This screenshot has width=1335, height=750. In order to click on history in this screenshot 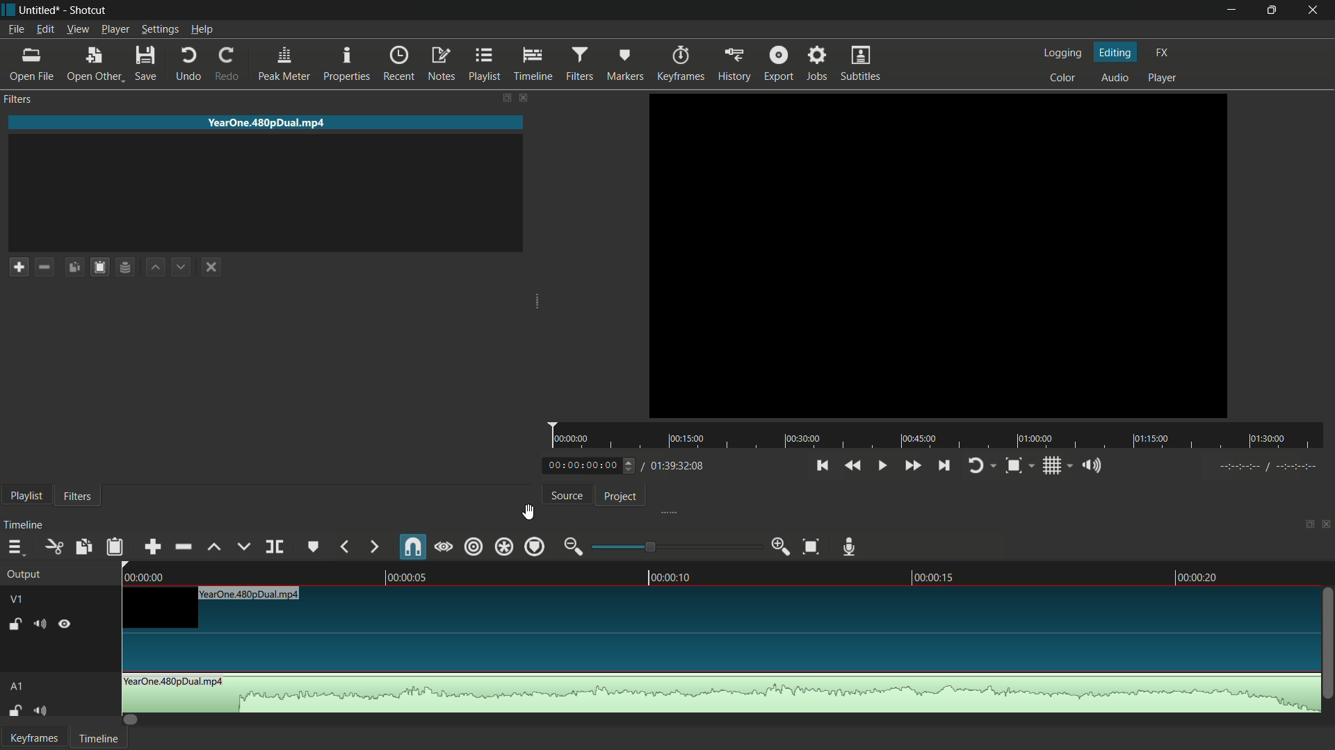, I will do `click(734, 64)`.